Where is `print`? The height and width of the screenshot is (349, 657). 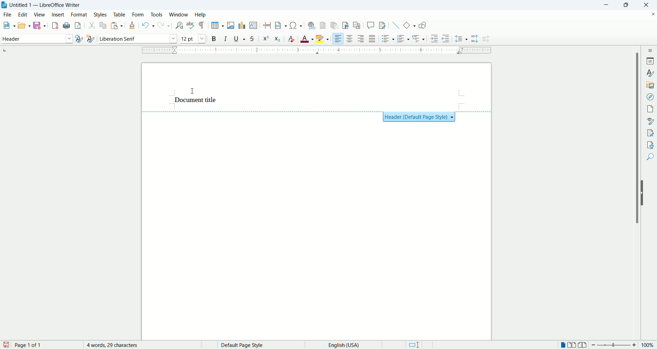
print is located at coordinates (67, 25).